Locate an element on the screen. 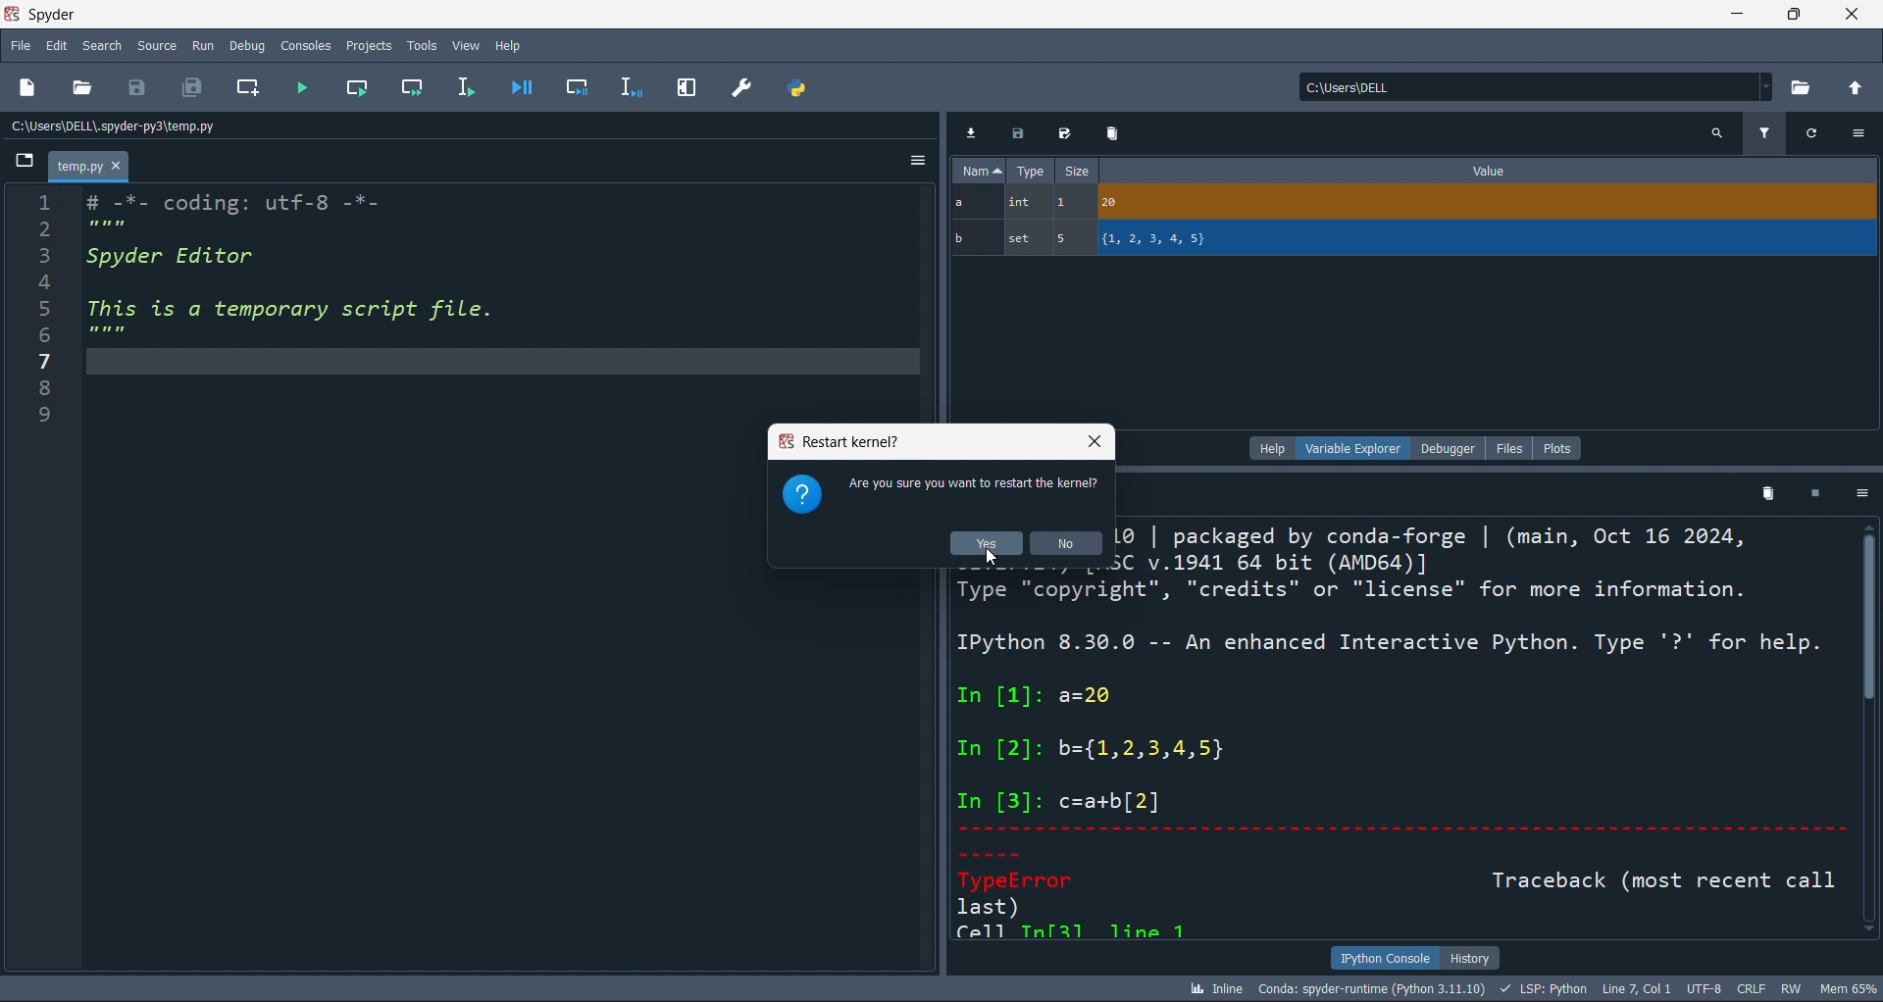  open directory is located at coordinates (1806, 89).